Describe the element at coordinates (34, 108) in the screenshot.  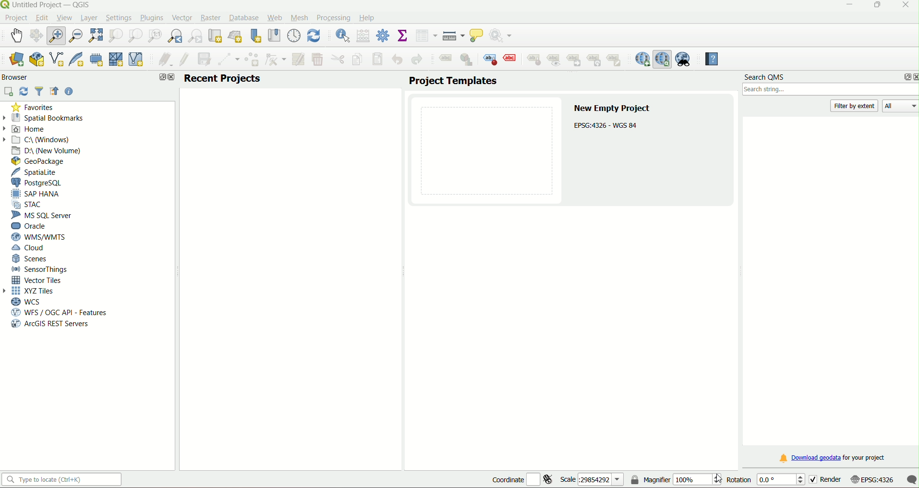
I see `favourites` at that location.